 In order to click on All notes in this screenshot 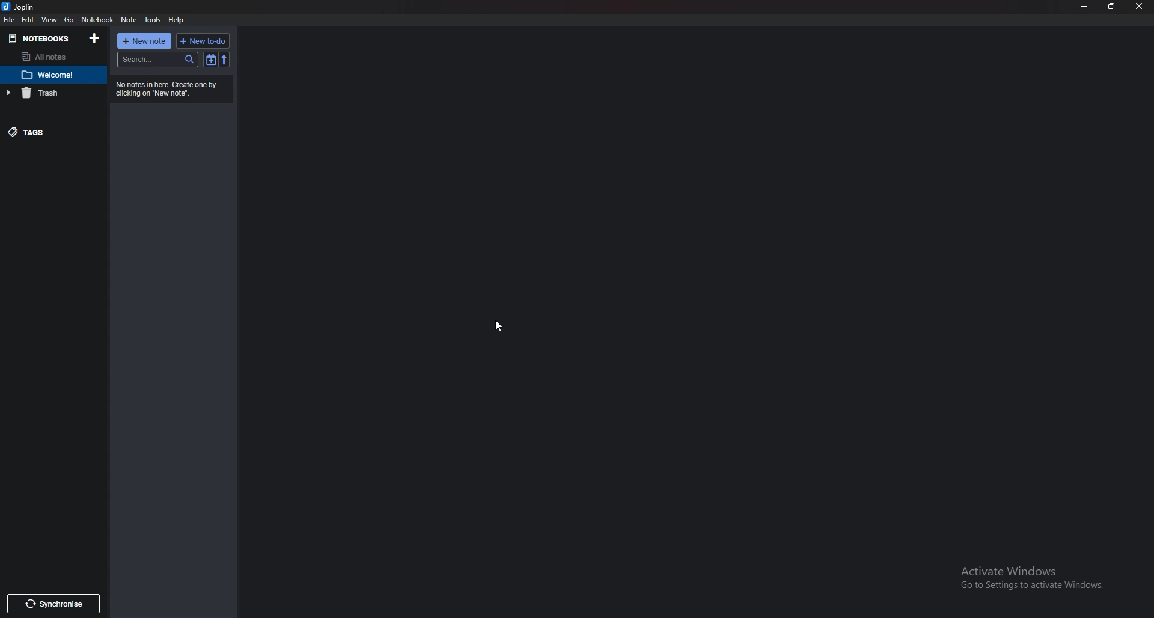, I will do `click(50, 57)`.